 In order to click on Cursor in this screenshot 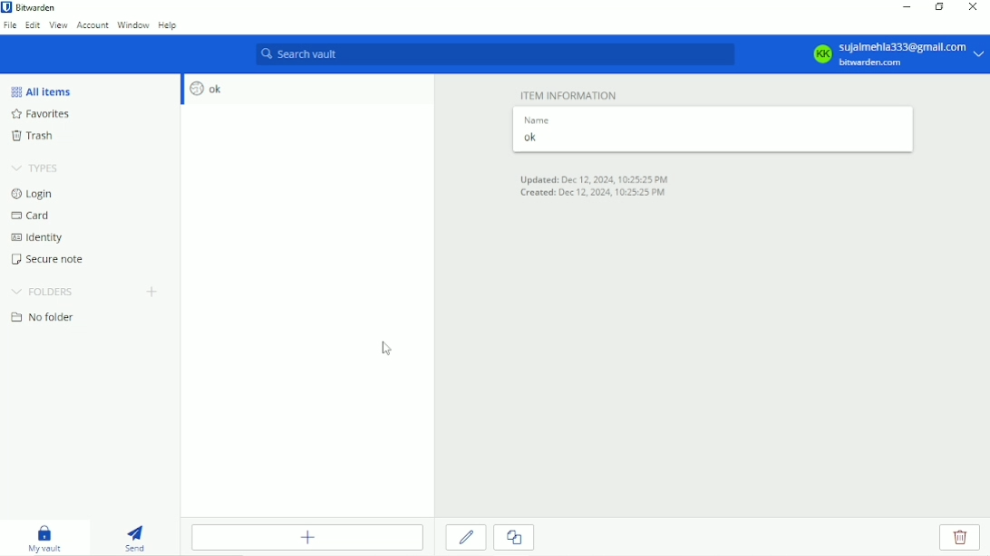, I will do `click(383, 348)`.